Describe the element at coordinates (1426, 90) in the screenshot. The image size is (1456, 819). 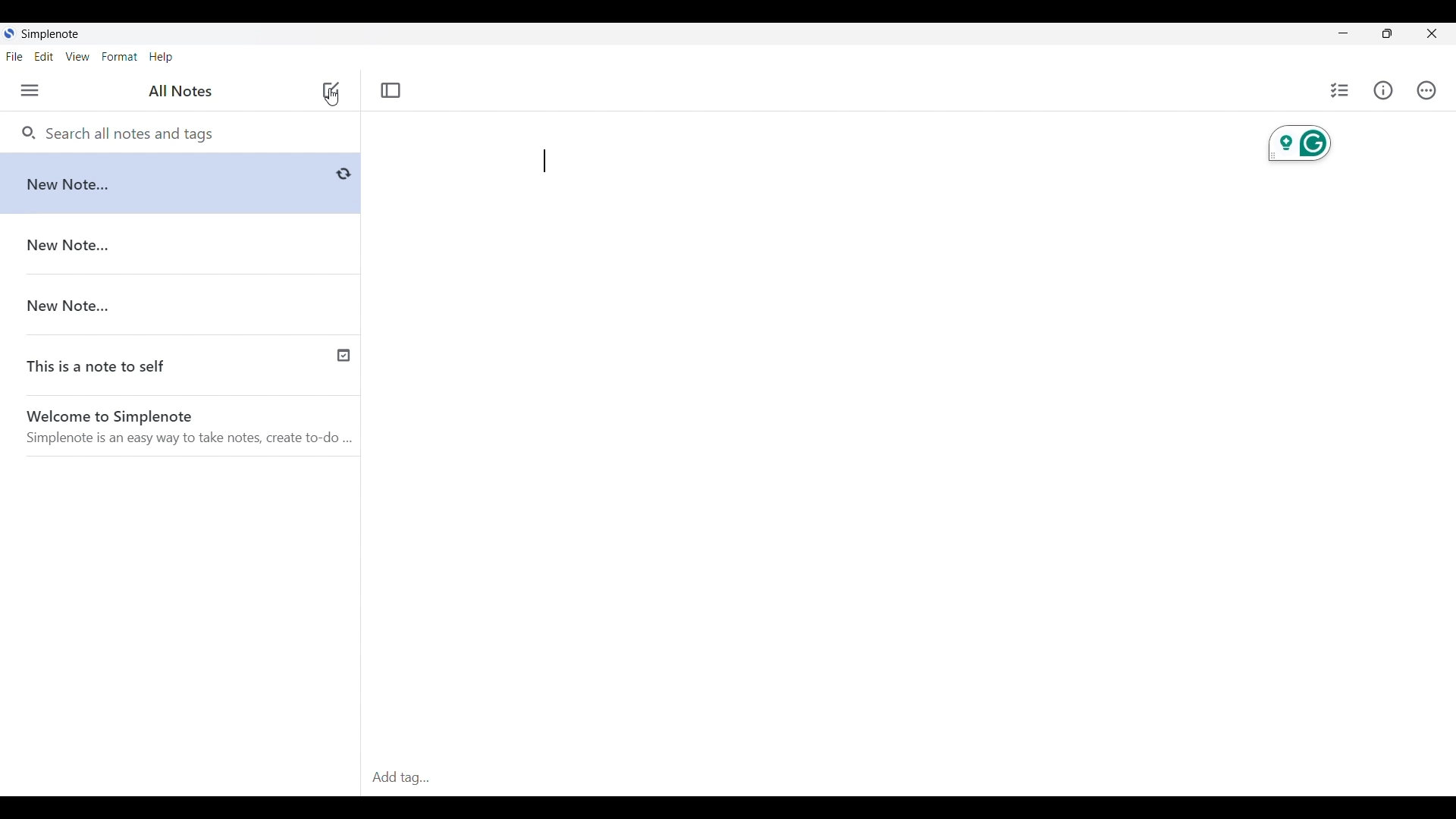
I see `Actions` at that location.